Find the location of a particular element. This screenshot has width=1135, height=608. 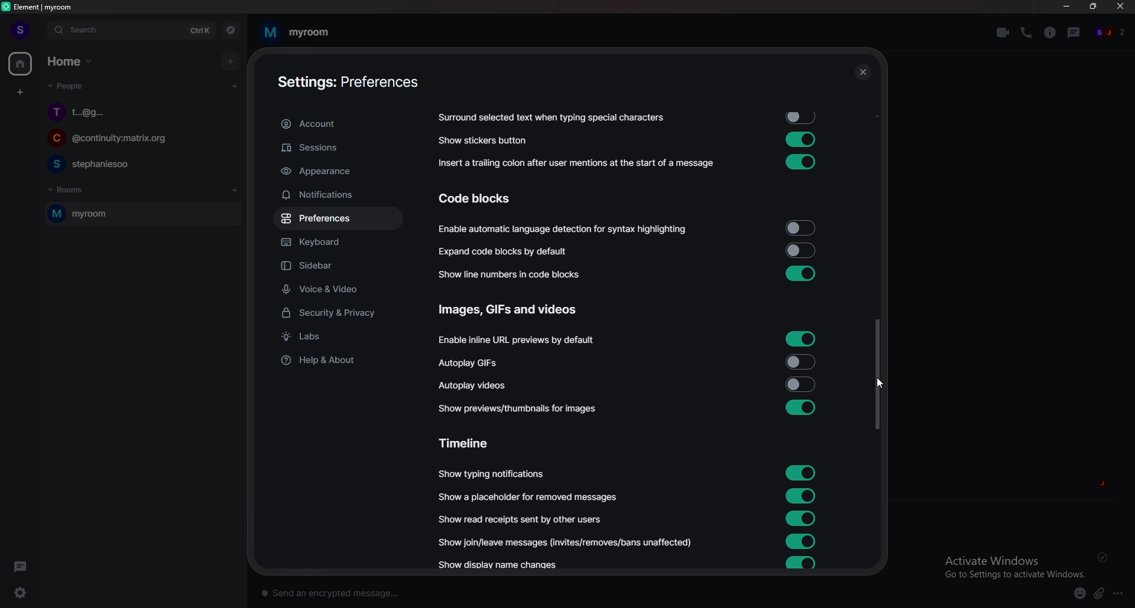

text box is located at coordinates (428, 590).